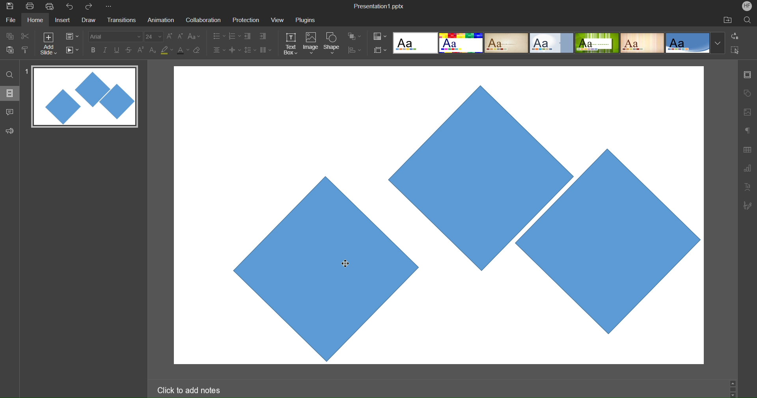  I want to click on Animation, so click(160, 20).